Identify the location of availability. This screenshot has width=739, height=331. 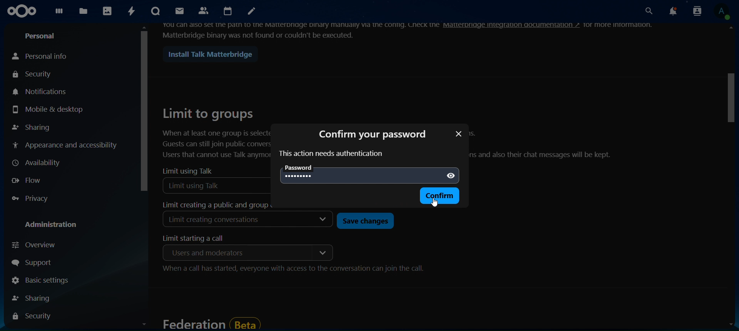
(37, 163).